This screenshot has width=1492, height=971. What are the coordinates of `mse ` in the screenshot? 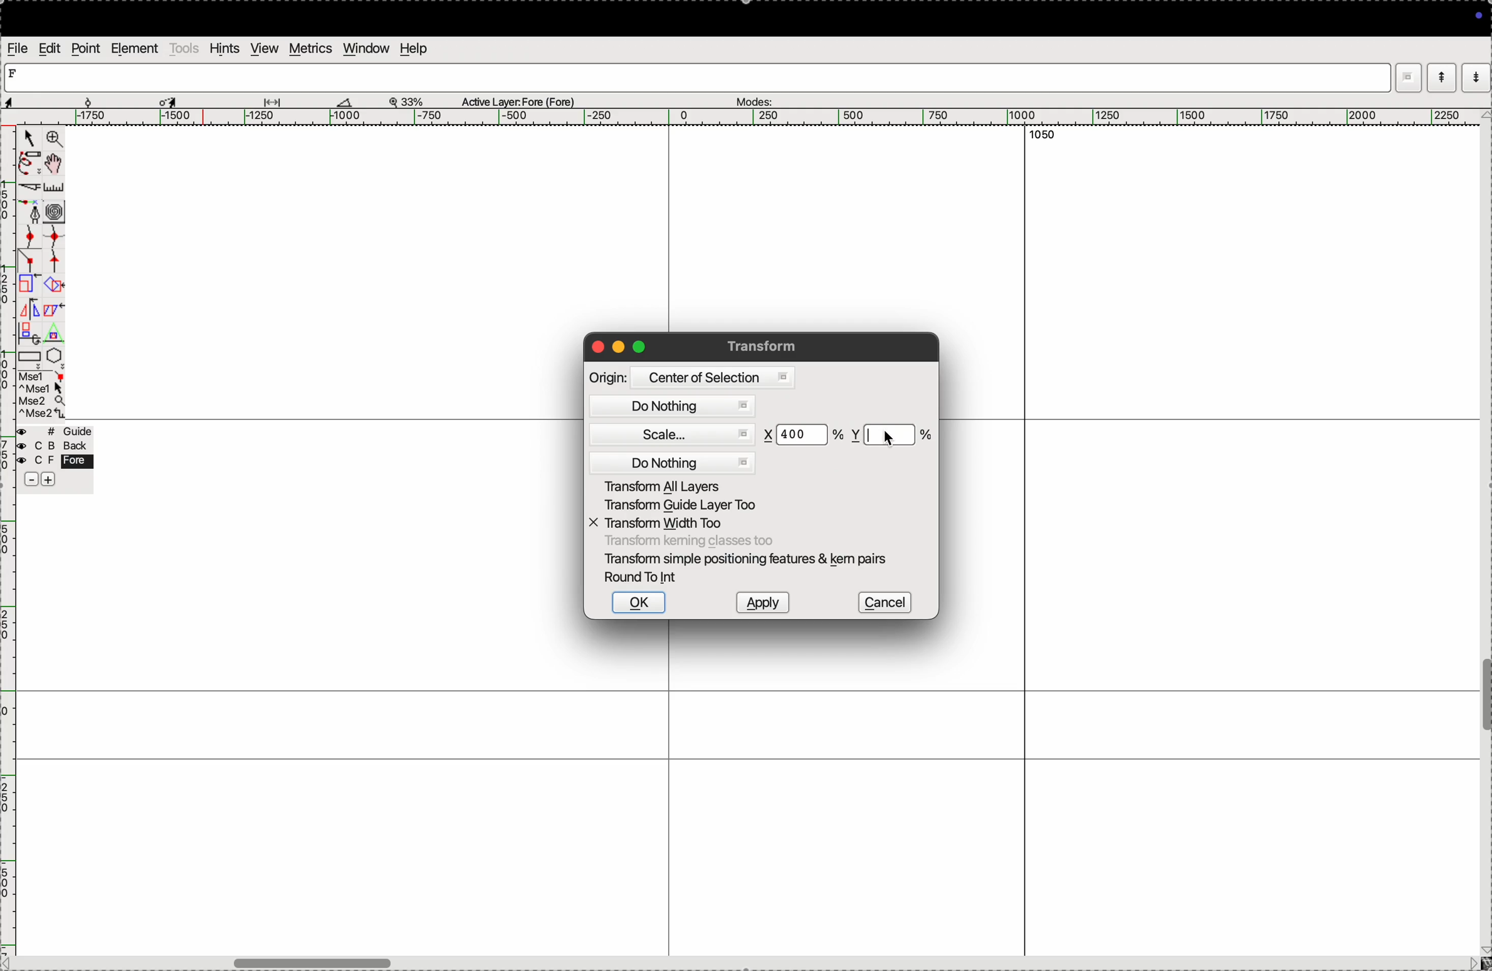 It's located at (42, 395).